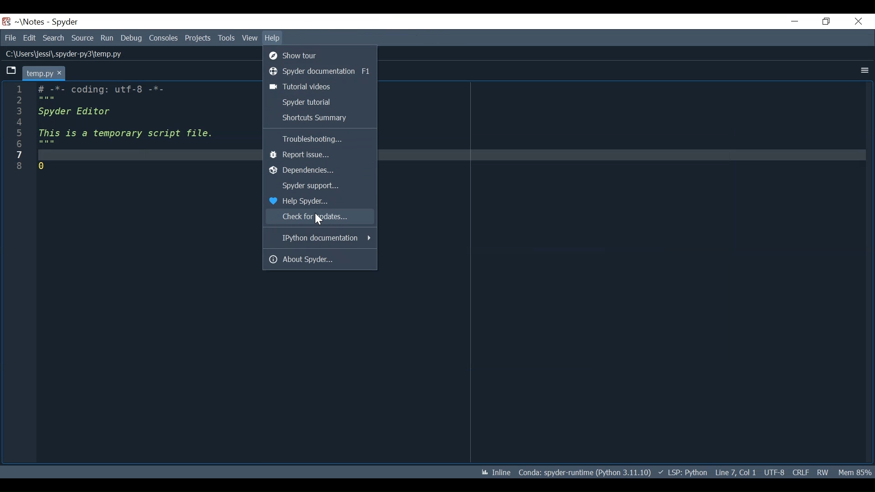  Describe the element at coordinates (198, 38) in the screenshot. I see `Projects` at that location.